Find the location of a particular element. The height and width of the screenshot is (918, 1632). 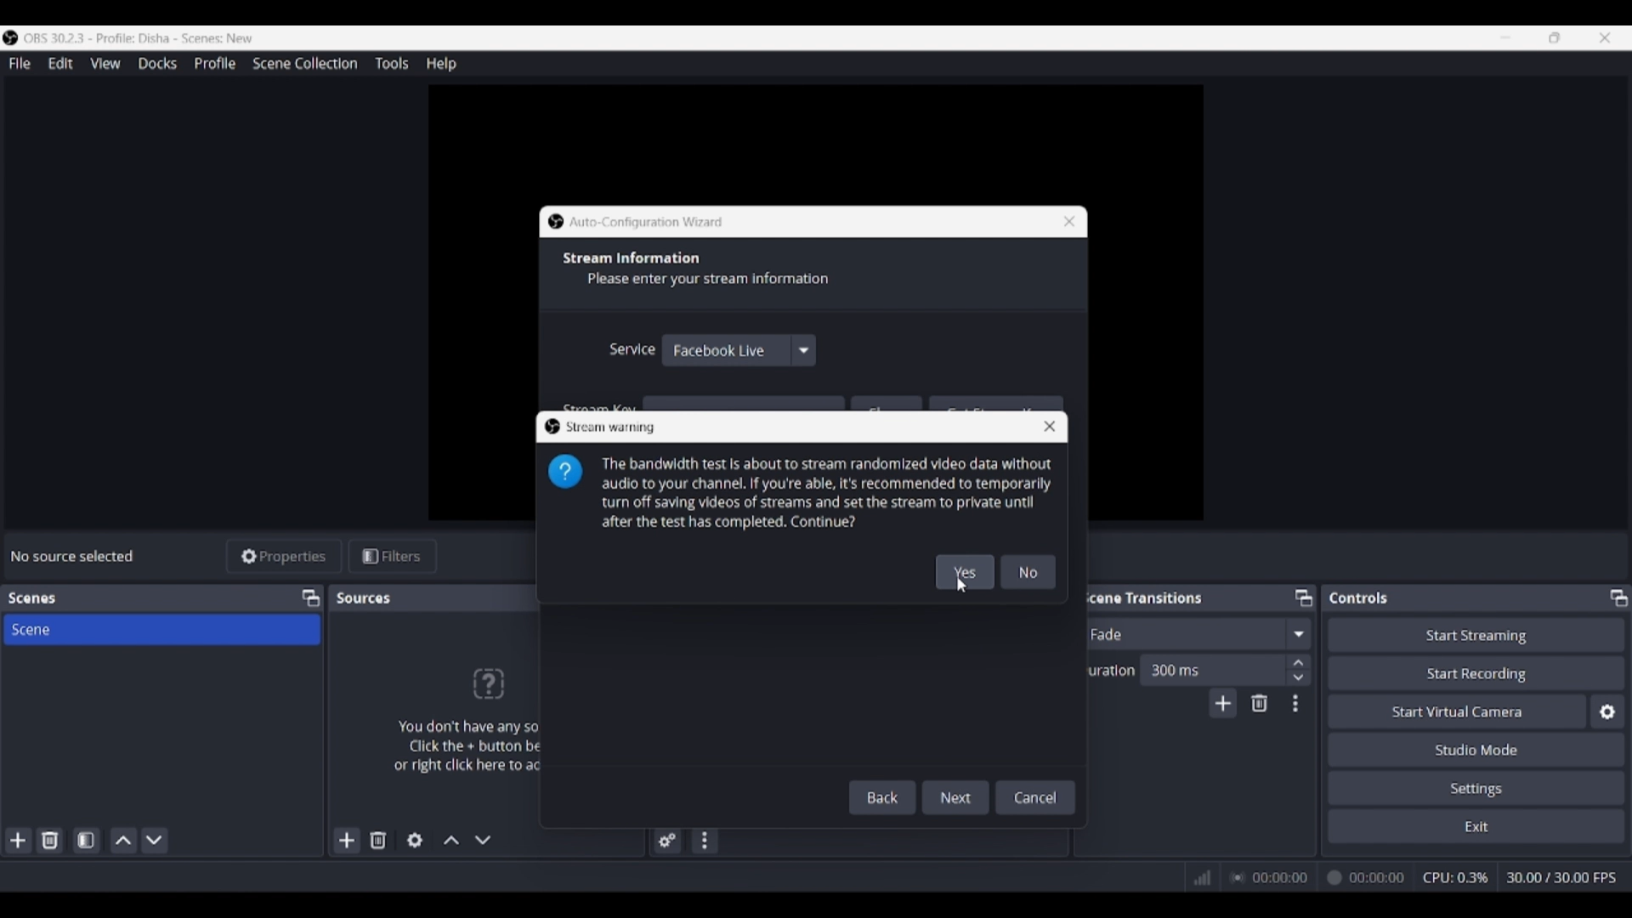

Window title is located at coordinates (647, 223).